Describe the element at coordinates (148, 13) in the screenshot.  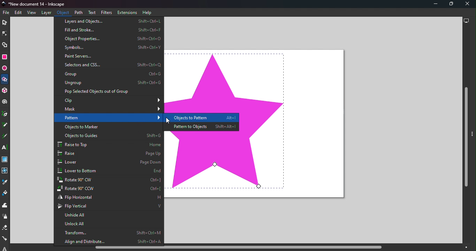
I see `Help` at that location.